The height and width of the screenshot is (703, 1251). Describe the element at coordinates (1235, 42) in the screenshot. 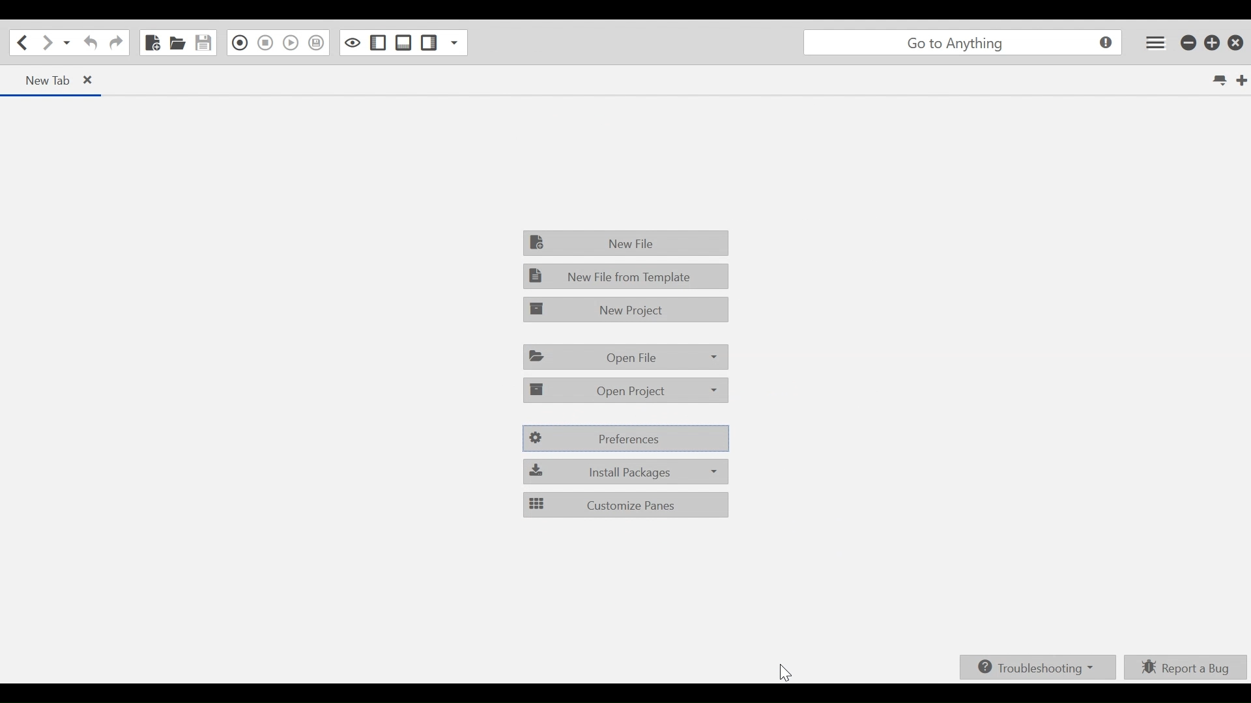

I see `Close` at that location.